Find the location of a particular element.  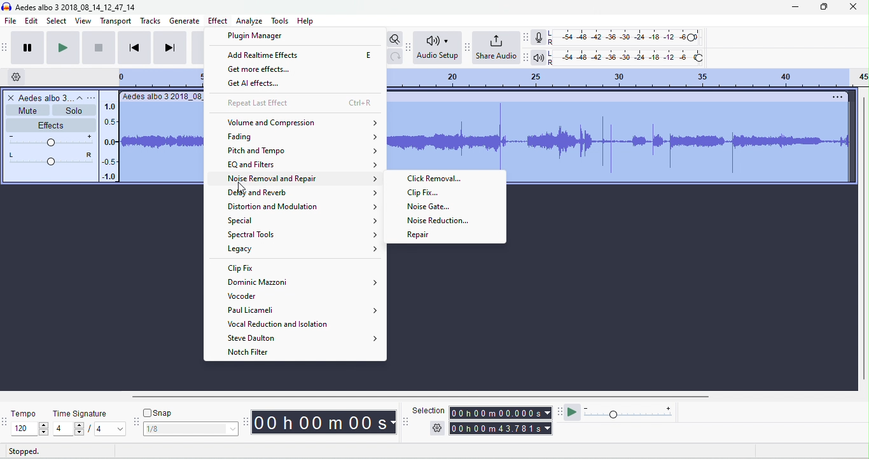

clip fix is located at coordinates (242, 268).